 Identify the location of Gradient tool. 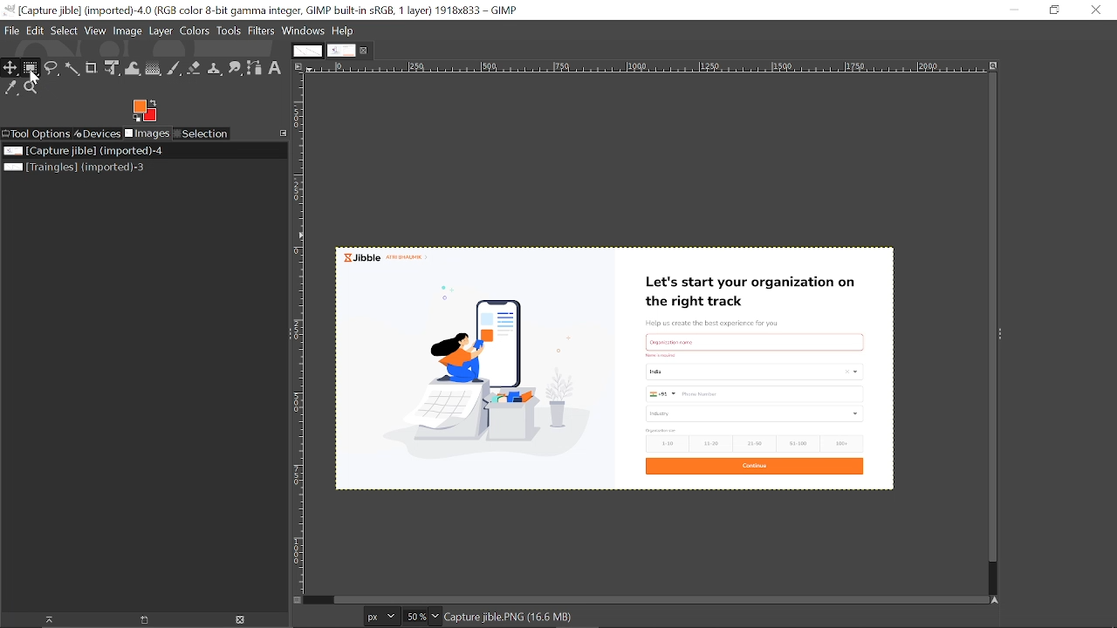
(154, 68).